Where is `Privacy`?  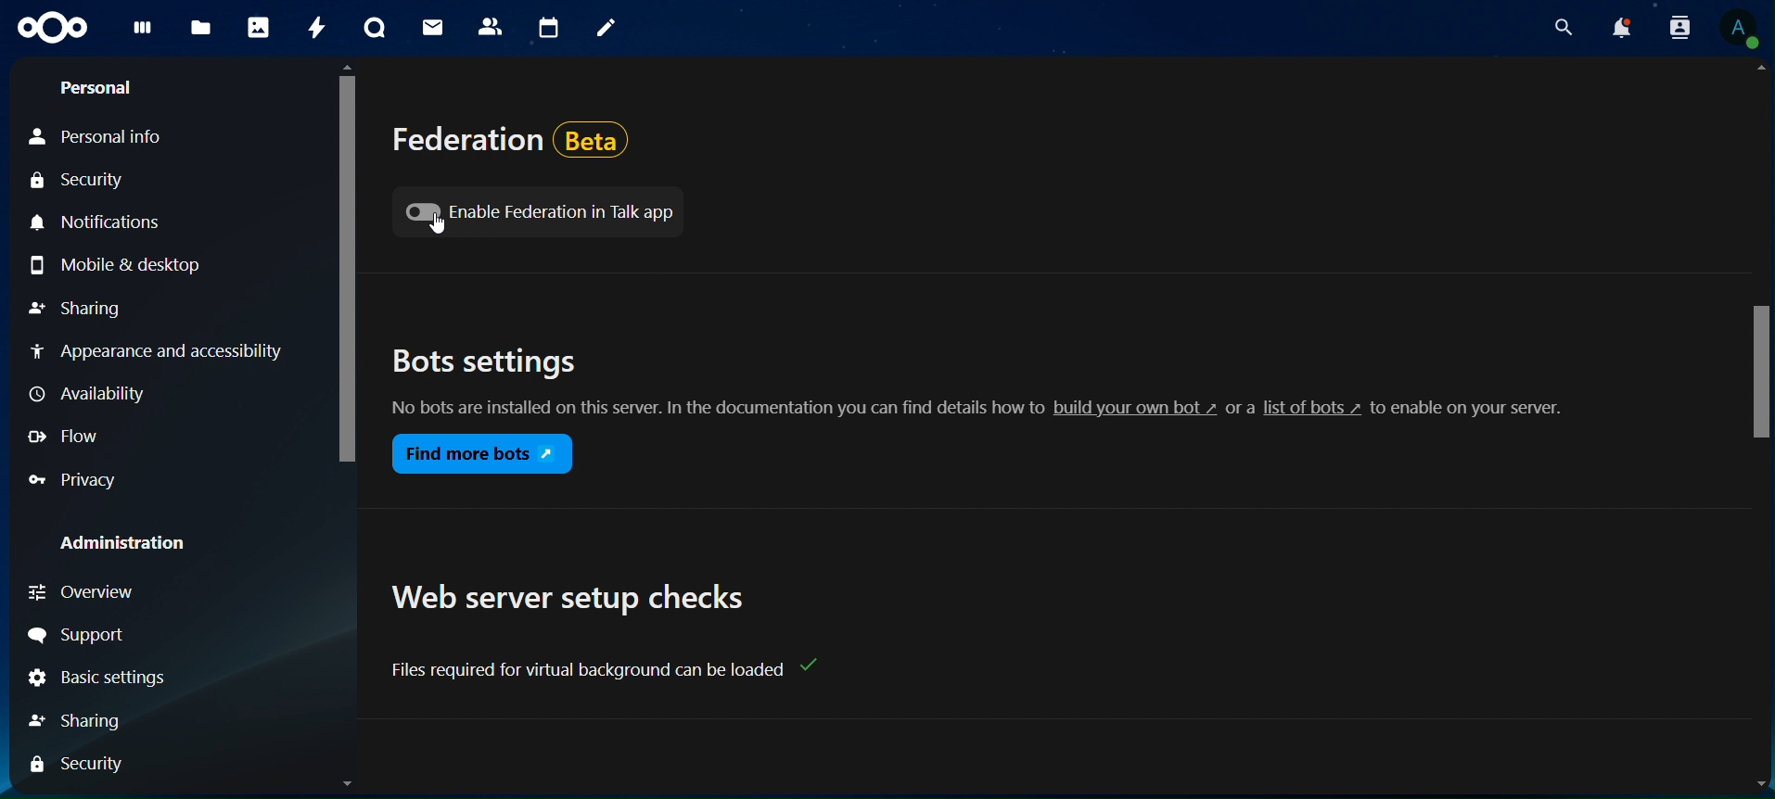 Privacy is located at coordinates (72, 480).